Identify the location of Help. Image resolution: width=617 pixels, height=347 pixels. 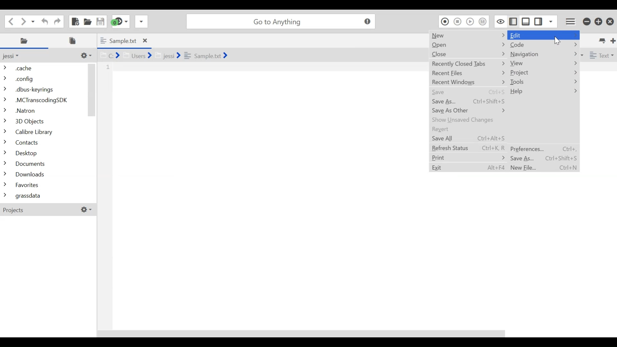
(543, 92).